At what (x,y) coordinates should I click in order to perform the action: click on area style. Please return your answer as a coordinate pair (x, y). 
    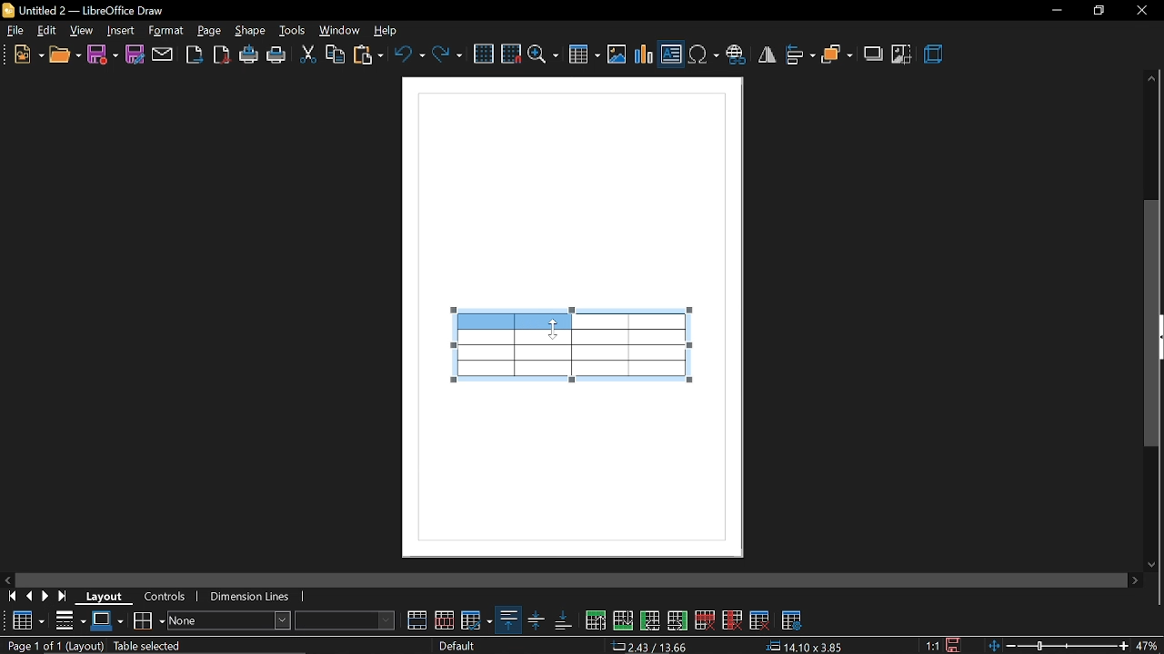
    Looking at the image, I should click on (230, 622).